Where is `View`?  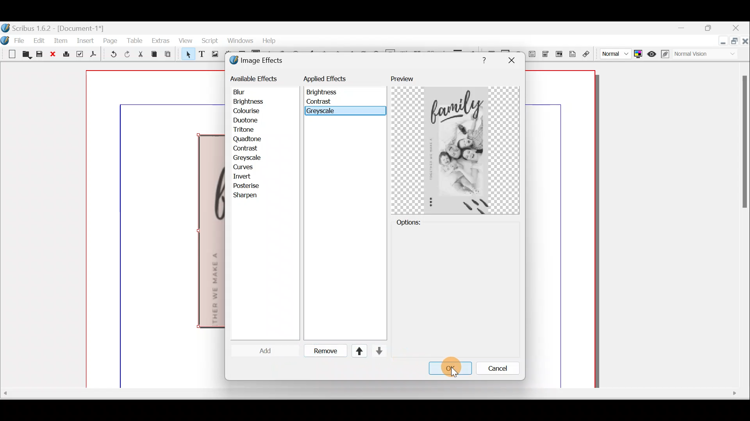 View is located at coordinates (187, 42).